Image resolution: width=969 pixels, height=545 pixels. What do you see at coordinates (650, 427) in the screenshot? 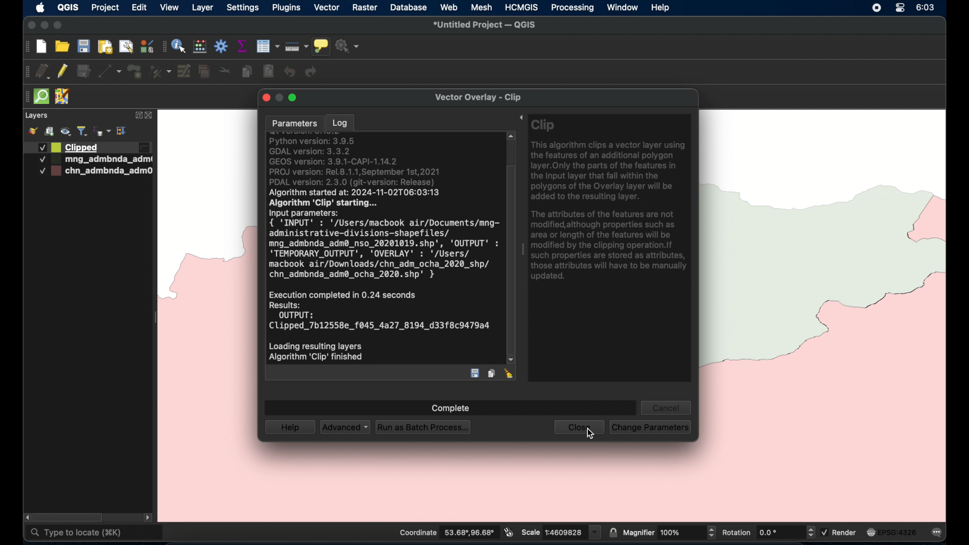
I see `change parameters` at bounding box center [650, 427].